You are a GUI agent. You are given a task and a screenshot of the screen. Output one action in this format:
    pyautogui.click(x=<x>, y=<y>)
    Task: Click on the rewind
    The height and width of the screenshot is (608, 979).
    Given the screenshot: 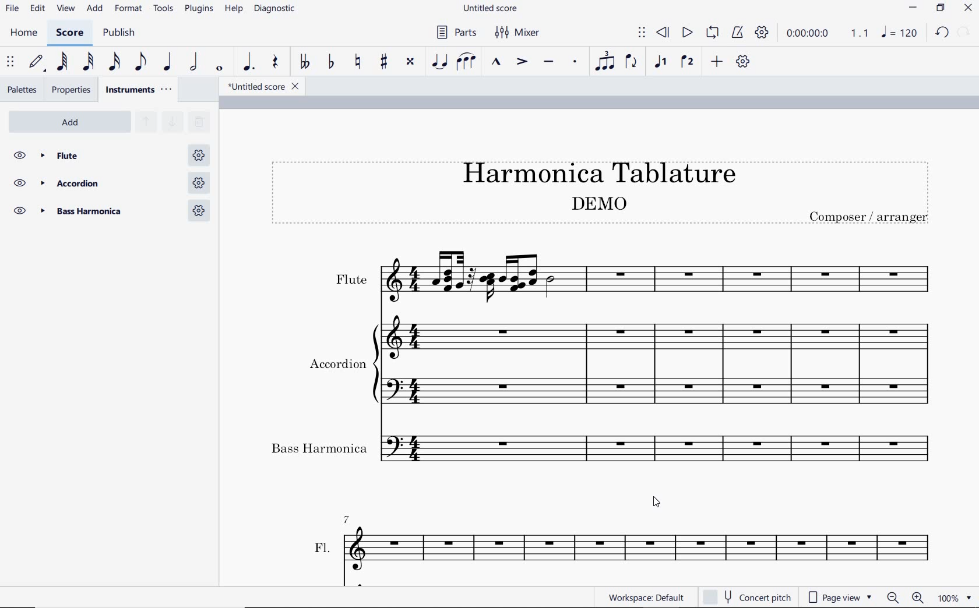 What is the action you would take?
    pyautogui.click(x=665, y=33)
    